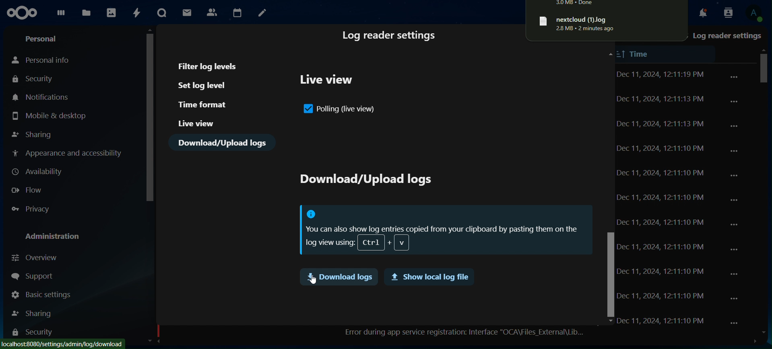 This screenshot has width=772, height=349. Describe the element at coordinates (587, 4) in the screenshot. I see `3.0mb` at that location.